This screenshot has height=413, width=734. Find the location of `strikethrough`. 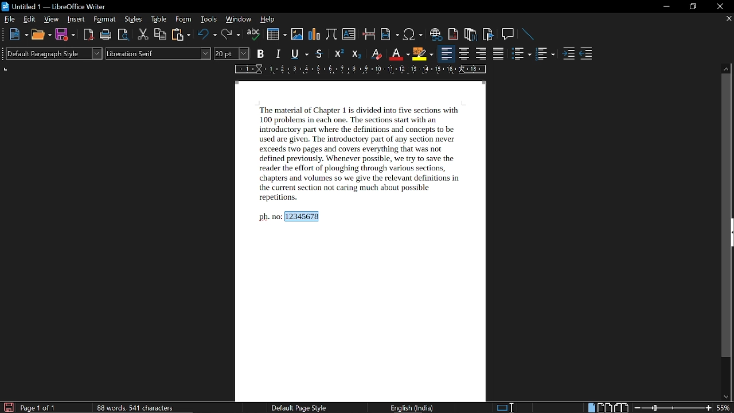

strikethrough is located at coordinates (319, 54).